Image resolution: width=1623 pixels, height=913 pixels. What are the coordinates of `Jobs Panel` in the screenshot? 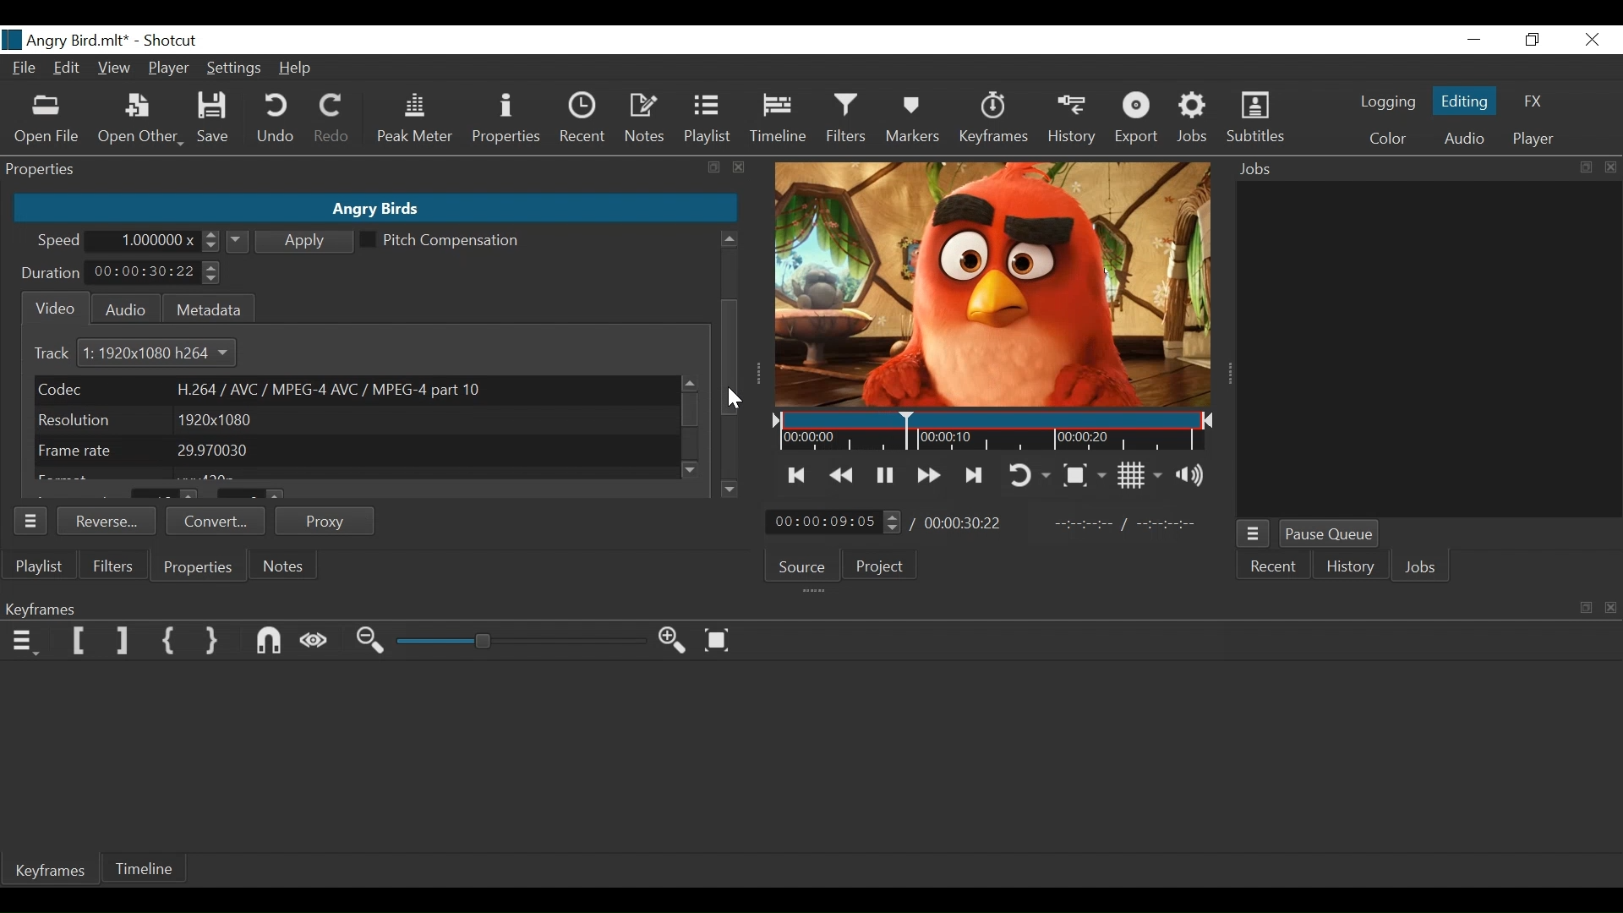 It's located at (1421, 170).